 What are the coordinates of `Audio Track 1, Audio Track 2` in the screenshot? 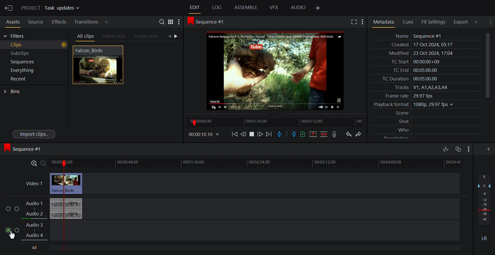 It's located at (37, 209).